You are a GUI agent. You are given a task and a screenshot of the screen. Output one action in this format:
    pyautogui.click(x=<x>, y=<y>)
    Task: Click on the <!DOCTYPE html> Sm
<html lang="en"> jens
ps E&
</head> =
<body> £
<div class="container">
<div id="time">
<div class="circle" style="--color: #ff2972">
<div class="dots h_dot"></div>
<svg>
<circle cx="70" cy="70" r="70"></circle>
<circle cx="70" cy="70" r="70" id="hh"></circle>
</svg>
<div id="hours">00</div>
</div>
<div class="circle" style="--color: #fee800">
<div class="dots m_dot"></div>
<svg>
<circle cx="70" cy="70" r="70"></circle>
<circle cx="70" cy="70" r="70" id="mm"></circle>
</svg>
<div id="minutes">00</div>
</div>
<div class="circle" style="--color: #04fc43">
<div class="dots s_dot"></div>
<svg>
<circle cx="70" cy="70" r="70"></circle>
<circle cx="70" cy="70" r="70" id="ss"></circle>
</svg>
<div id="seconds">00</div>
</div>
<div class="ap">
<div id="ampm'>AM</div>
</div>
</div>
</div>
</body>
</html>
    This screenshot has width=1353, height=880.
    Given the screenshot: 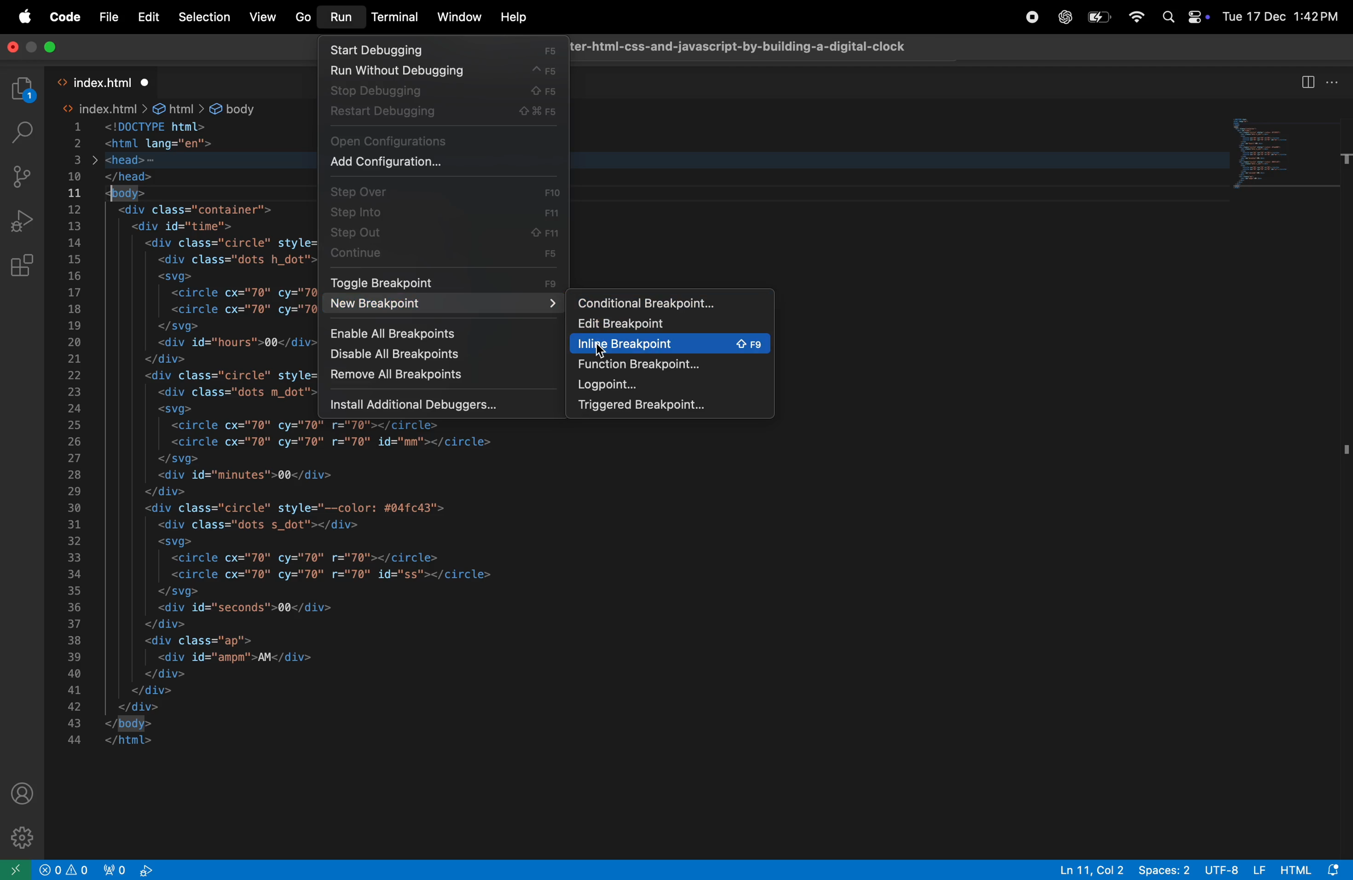 What is the action you would take?
    pyautogui.click(x=207, y=434)
    